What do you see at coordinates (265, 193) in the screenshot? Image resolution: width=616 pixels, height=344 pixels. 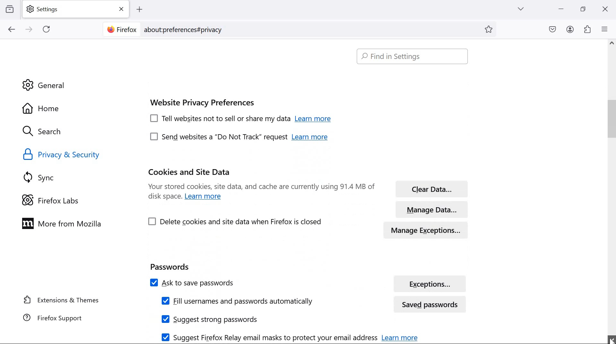 I see `Your stored cookies, site data, and cache are currently using 91.4 MB of
disk space. Learn more` at bounding box center [265, 193].